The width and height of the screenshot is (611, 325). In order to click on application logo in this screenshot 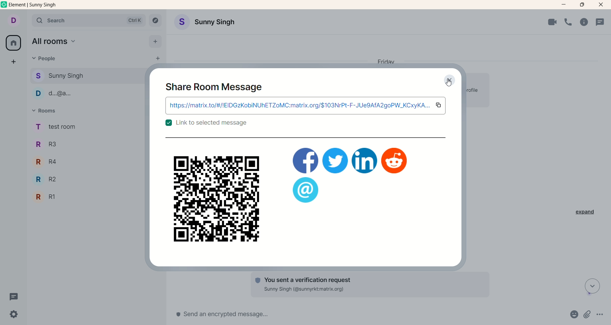, I will do `click(305, 190)`.